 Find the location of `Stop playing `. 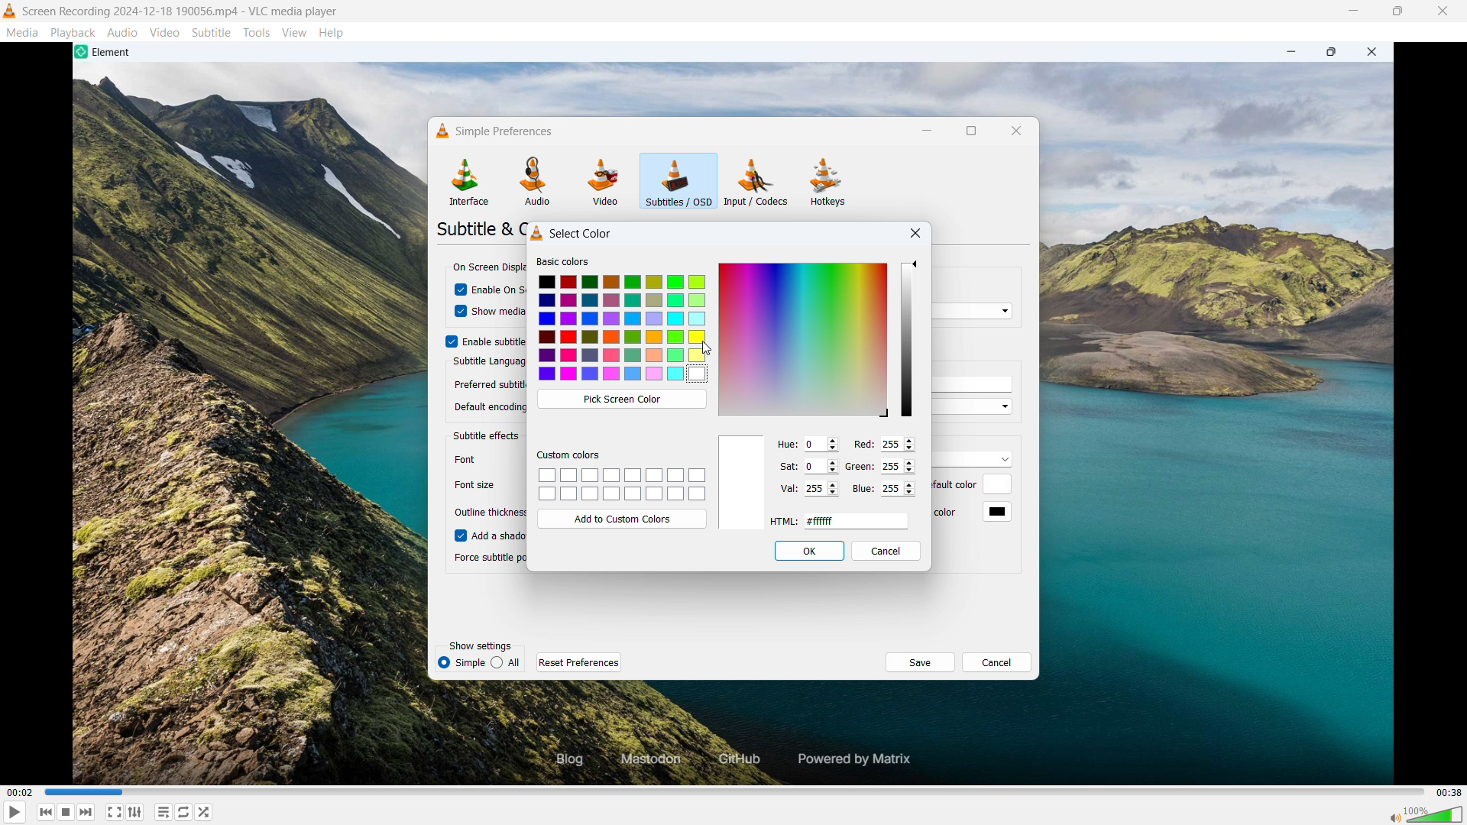

Stop playing  is located at coordinates (47, 812).